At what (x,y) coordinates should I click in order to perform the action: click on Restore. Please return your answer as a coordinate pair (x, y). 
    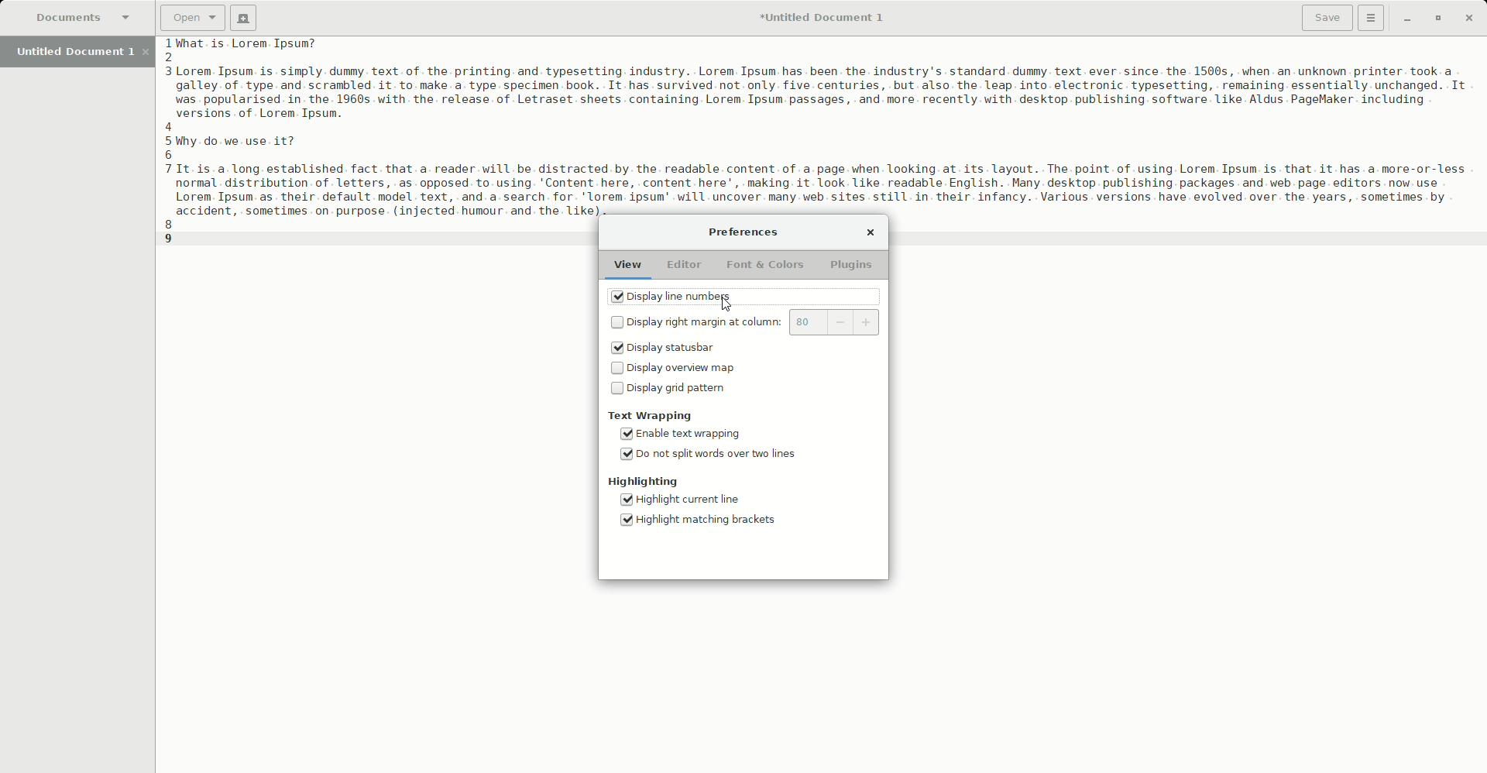
    Looking at the image, I should click on (1434, 19).